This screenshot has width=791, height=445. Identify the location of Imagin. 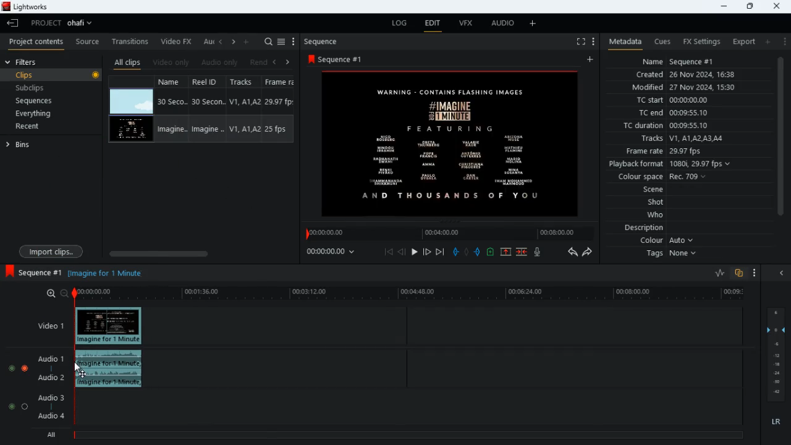
(206, 129).